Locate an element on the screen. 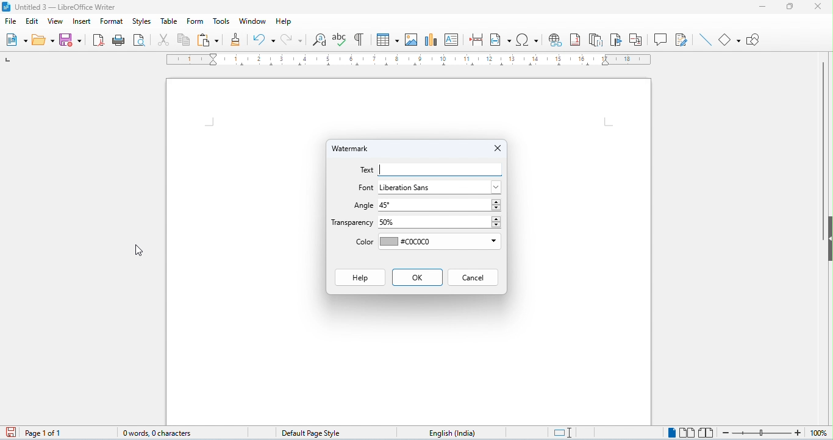  insert image is located at coordinates (413, 40).